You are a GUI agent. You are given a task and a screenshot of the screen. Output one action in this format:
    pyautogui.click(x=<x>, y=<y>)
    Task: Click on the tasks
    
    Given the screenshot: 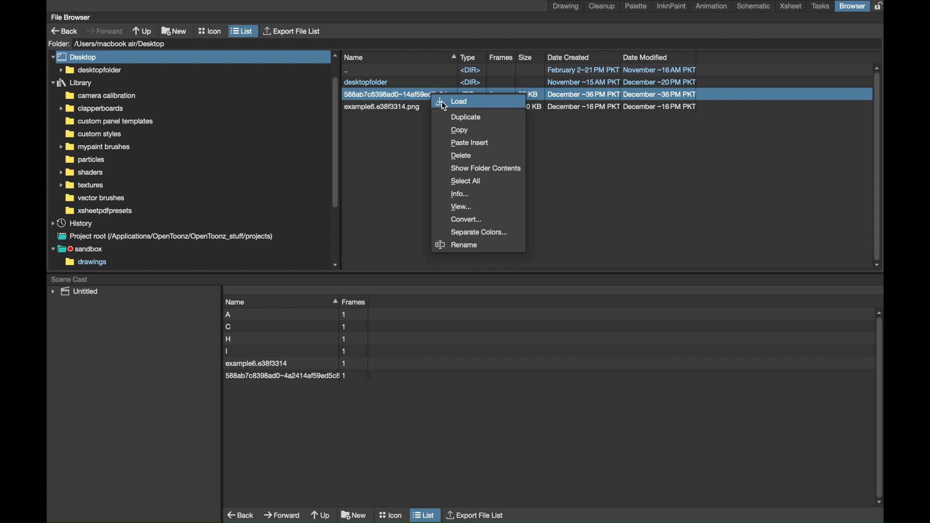 What is the action you would take?
    pyautogui.click(x=821, y=6)
    